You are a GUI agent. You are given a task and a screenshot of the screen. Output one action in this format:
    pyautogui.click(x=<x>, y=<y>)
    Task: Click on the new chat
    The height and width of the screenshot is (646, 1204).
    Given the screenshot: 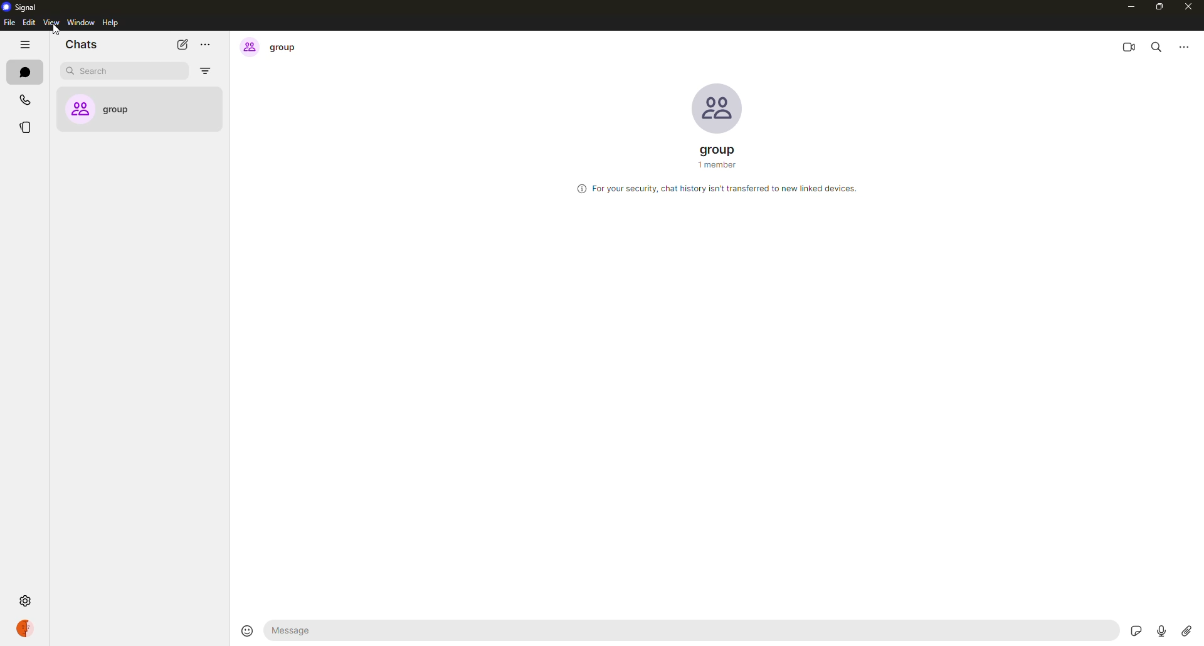 What is the action you would take?
    pyautogui.click(x=182, y=44)
    